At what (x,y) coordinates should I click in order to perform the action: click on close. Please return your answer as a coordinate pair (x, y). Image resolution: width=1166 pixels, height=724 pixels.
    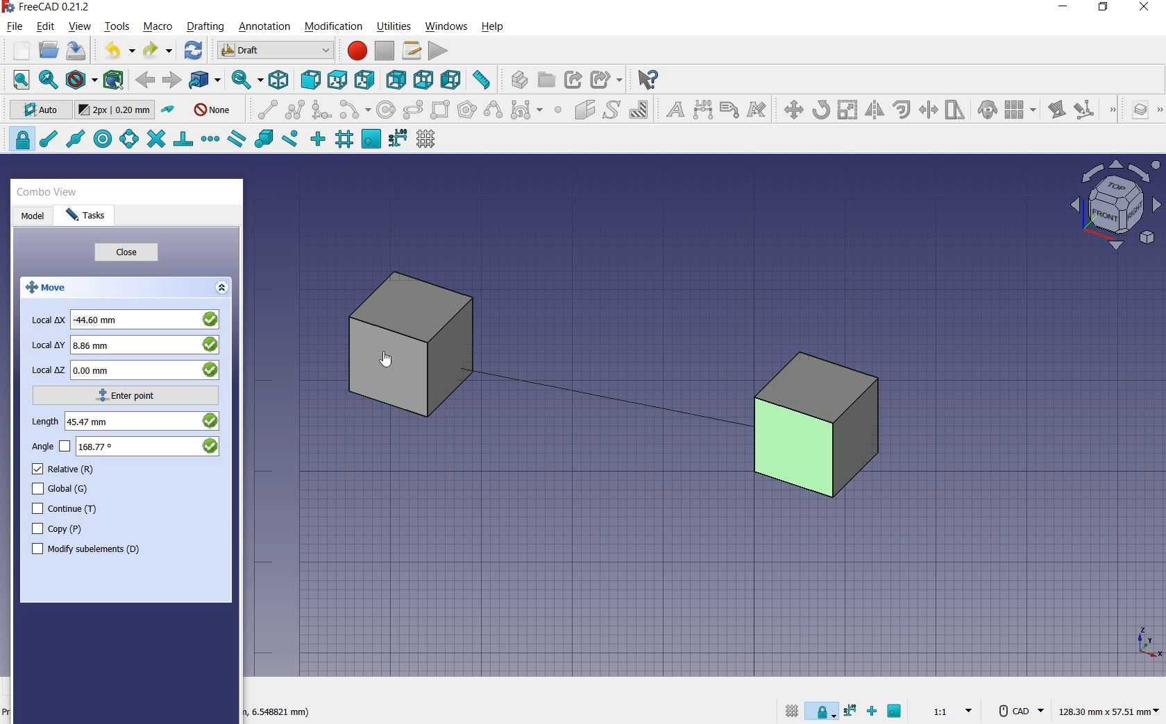
    Looking at the image, I should click on (234, 191).